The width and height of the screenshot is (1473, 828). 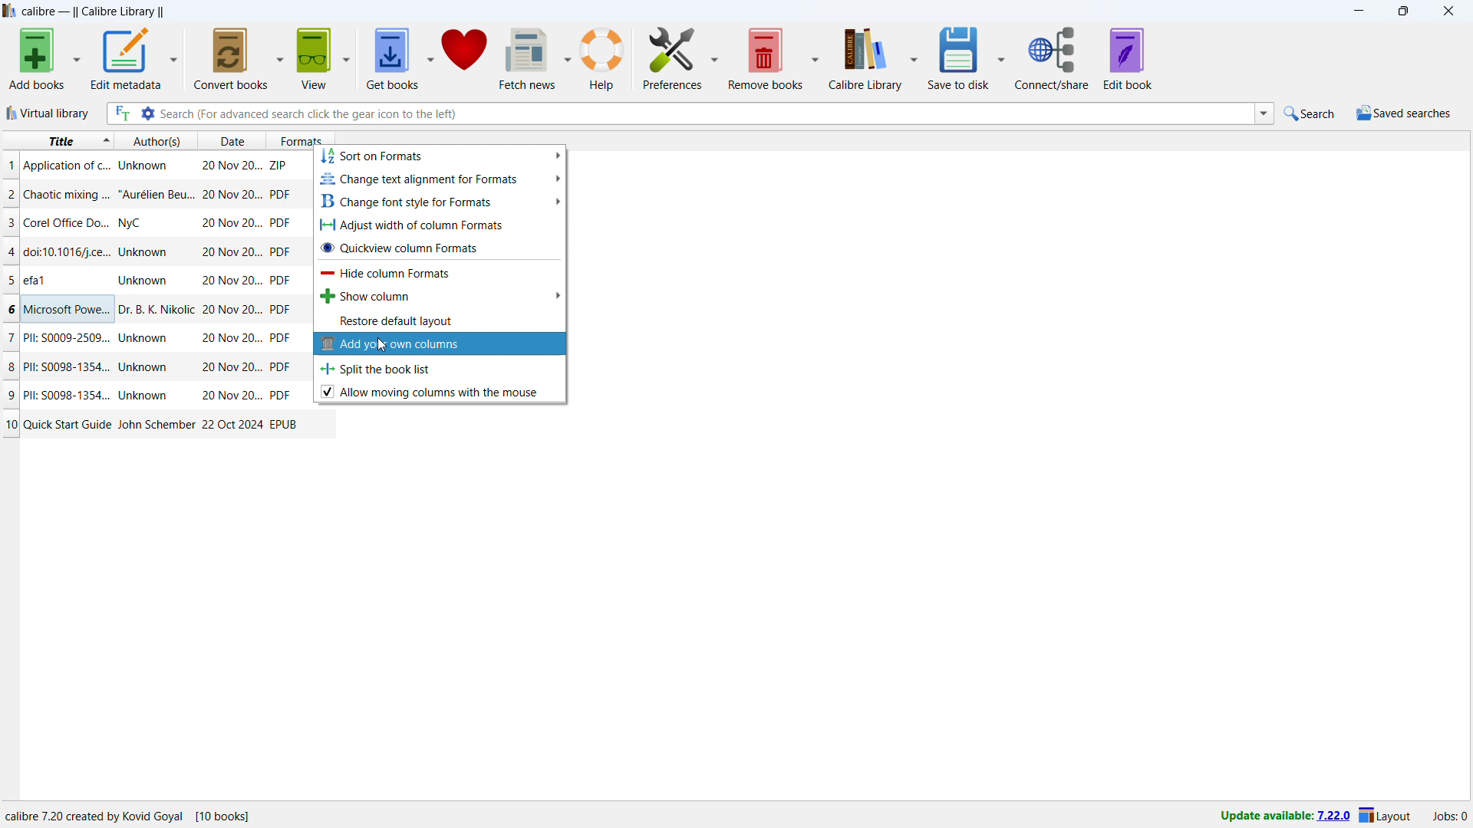 I want to click on formats, so click(x=299, y=140).